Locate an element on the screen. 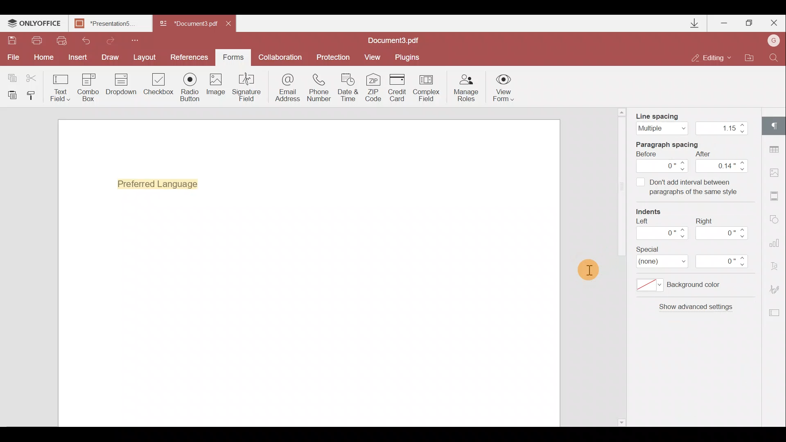  Text field is located at coordinates (61, 88).